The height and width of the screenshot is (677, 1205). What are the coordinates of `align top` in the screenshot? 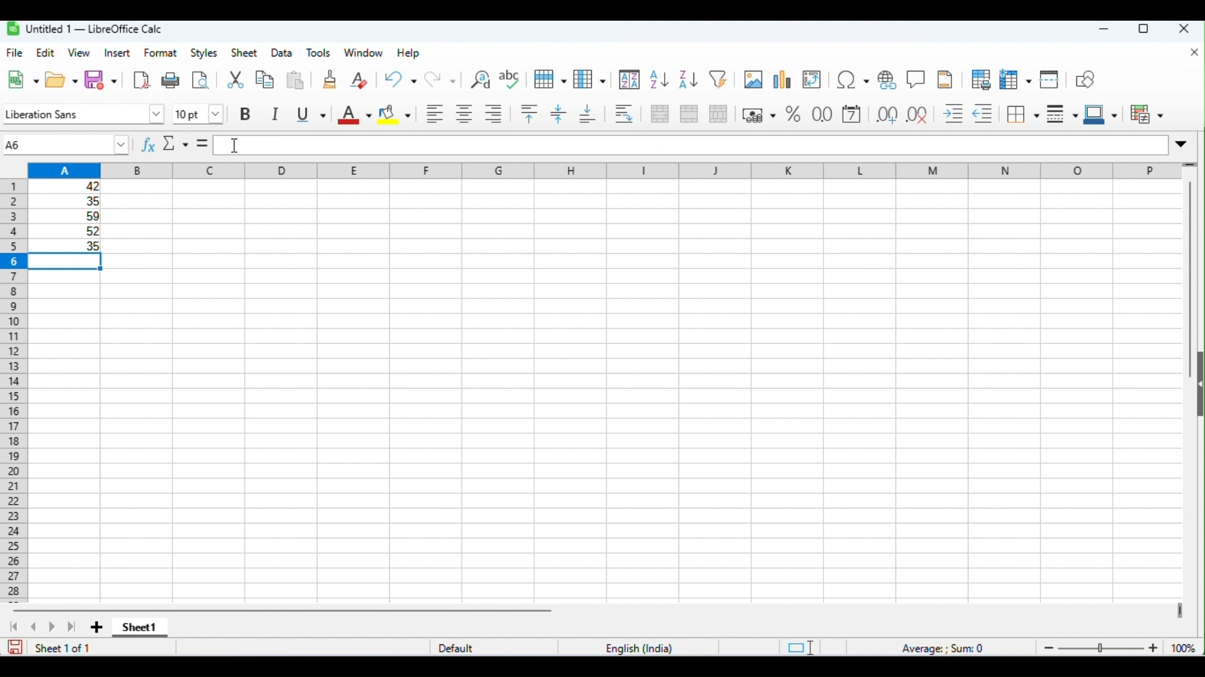 It's located at (531, 113).